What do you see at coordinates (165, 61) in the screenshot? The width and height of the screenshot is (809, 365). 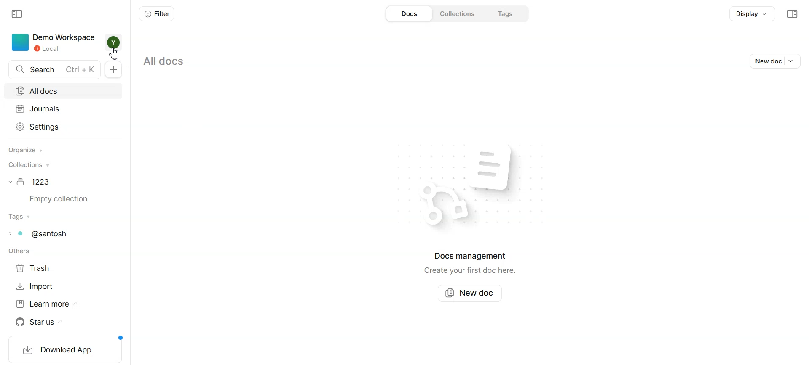 I see `all docs` at bounding box center [165, 61].